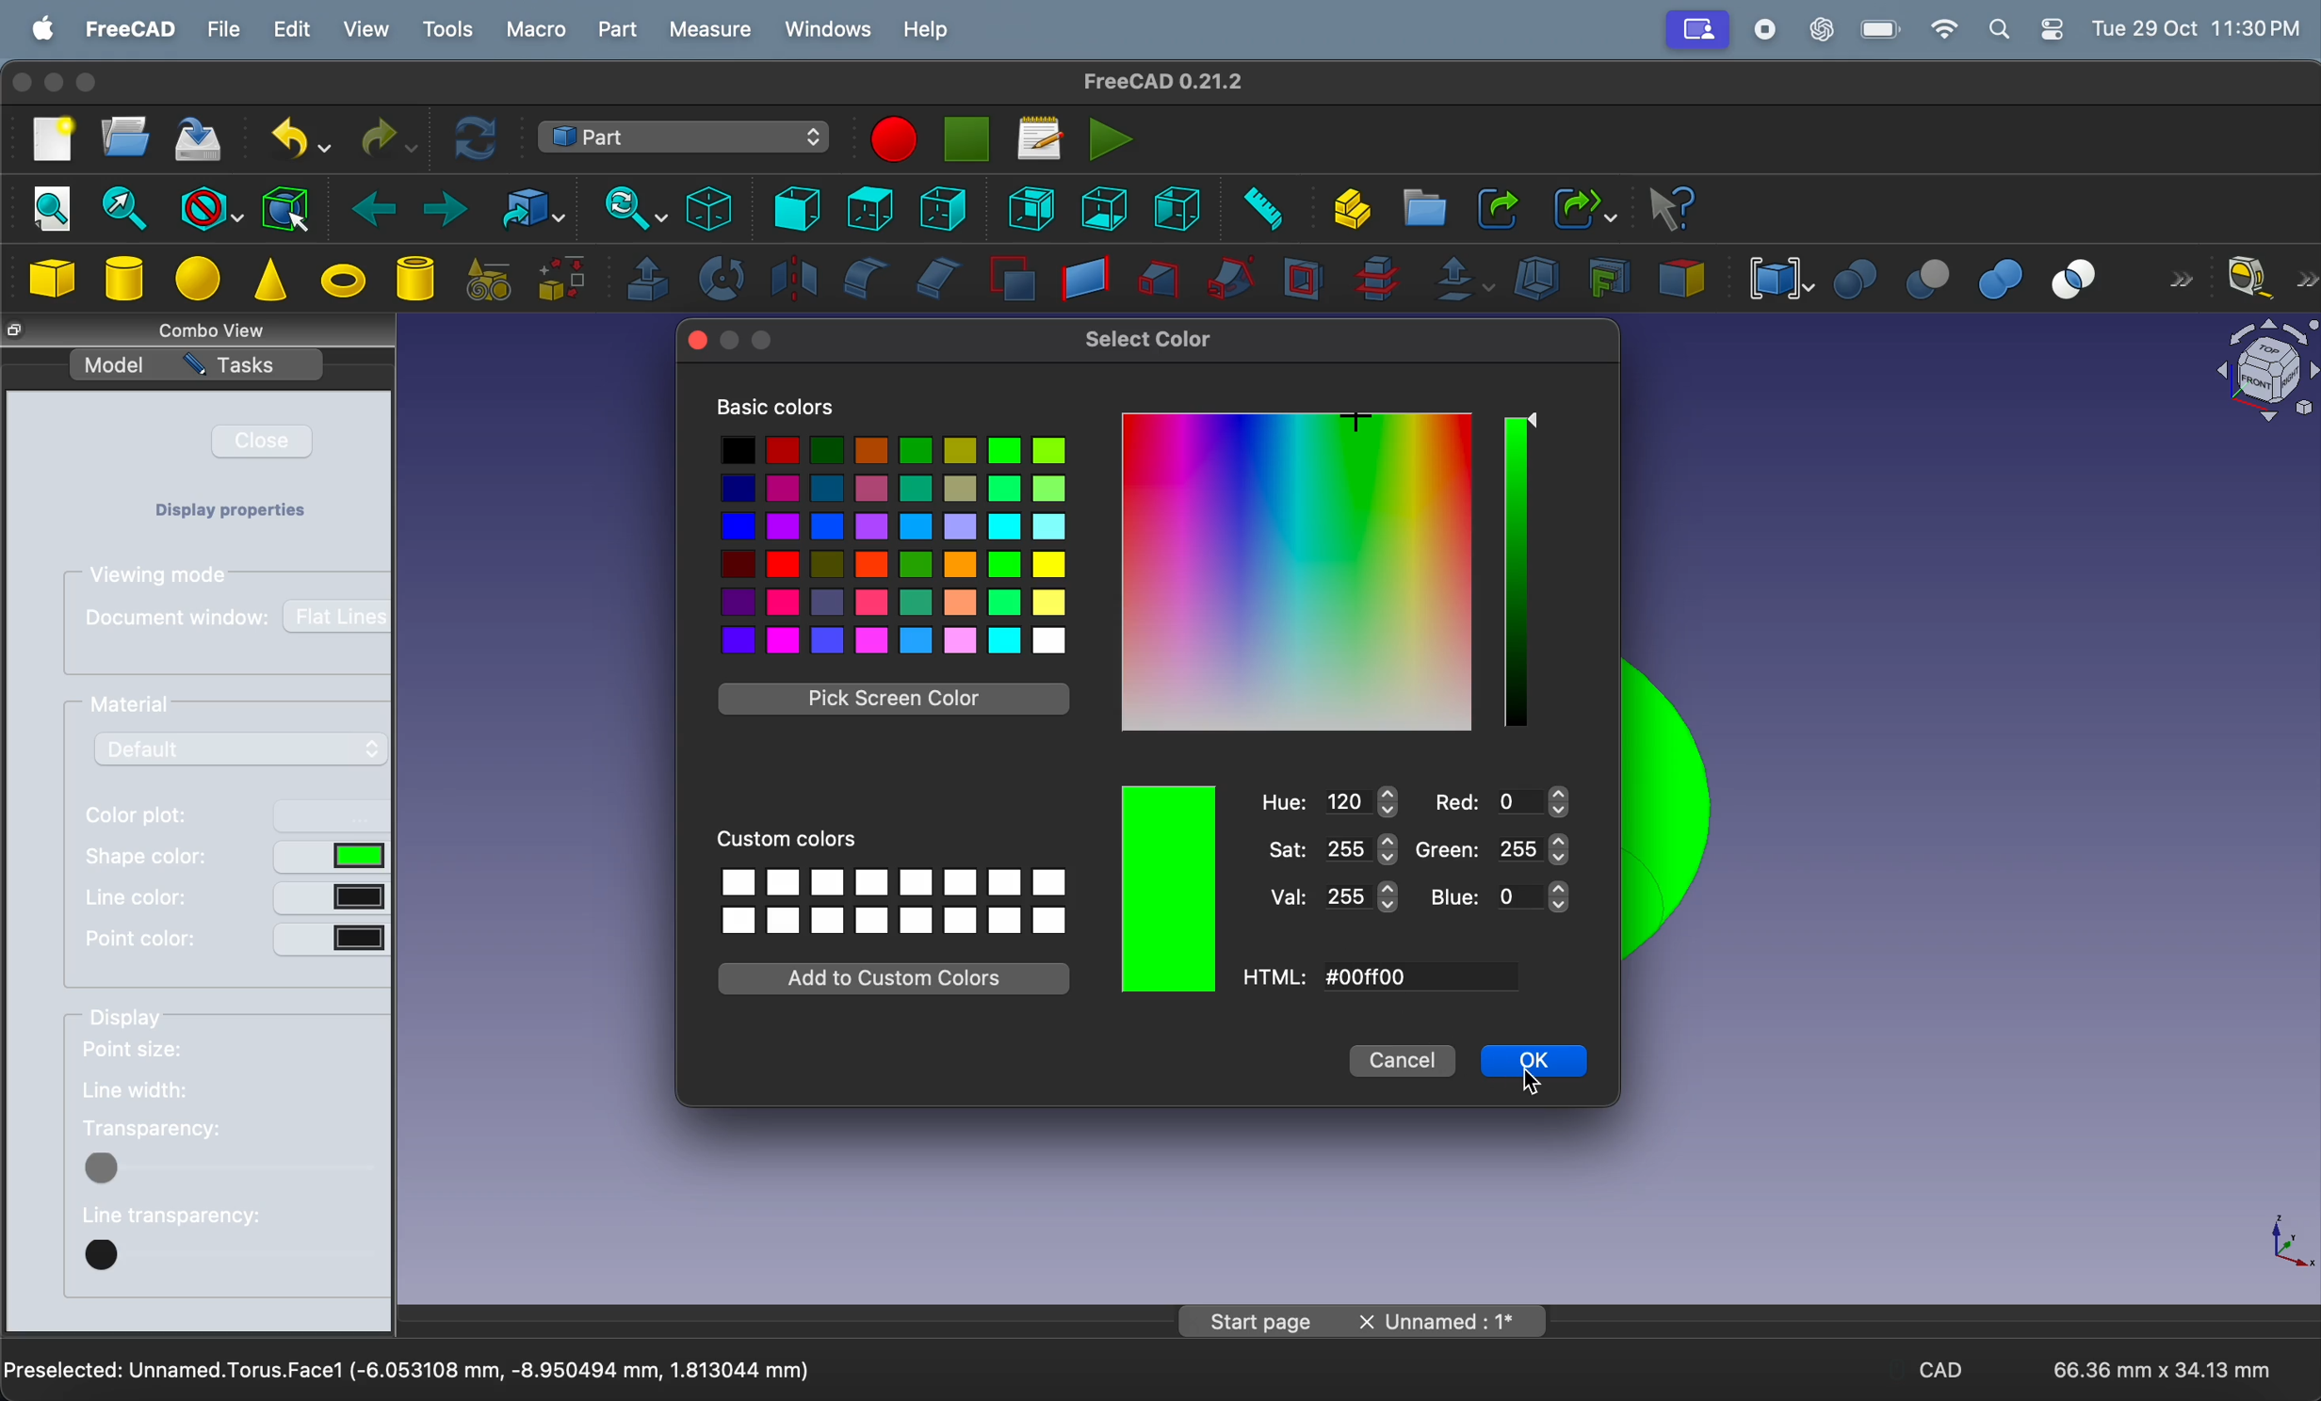 This screenshot has height=1401, width=2321. Describe the element at coordinates (536, 27) in the screenshot. I see `marco` at that location.